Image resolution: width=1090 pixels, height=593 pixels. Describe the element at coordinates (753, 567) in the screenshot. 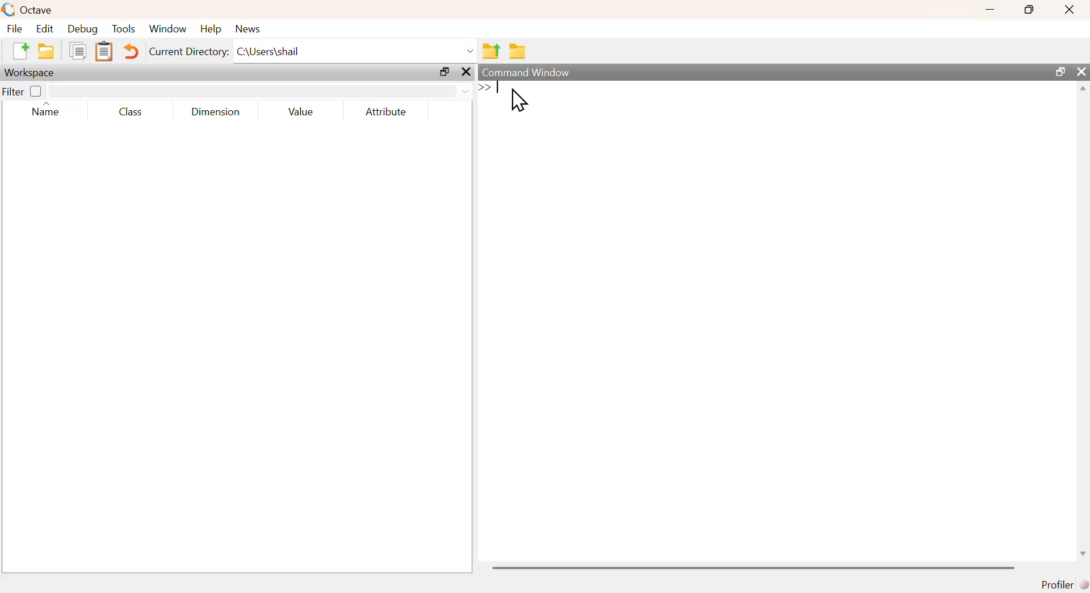

I see `scrollbar` at that location.